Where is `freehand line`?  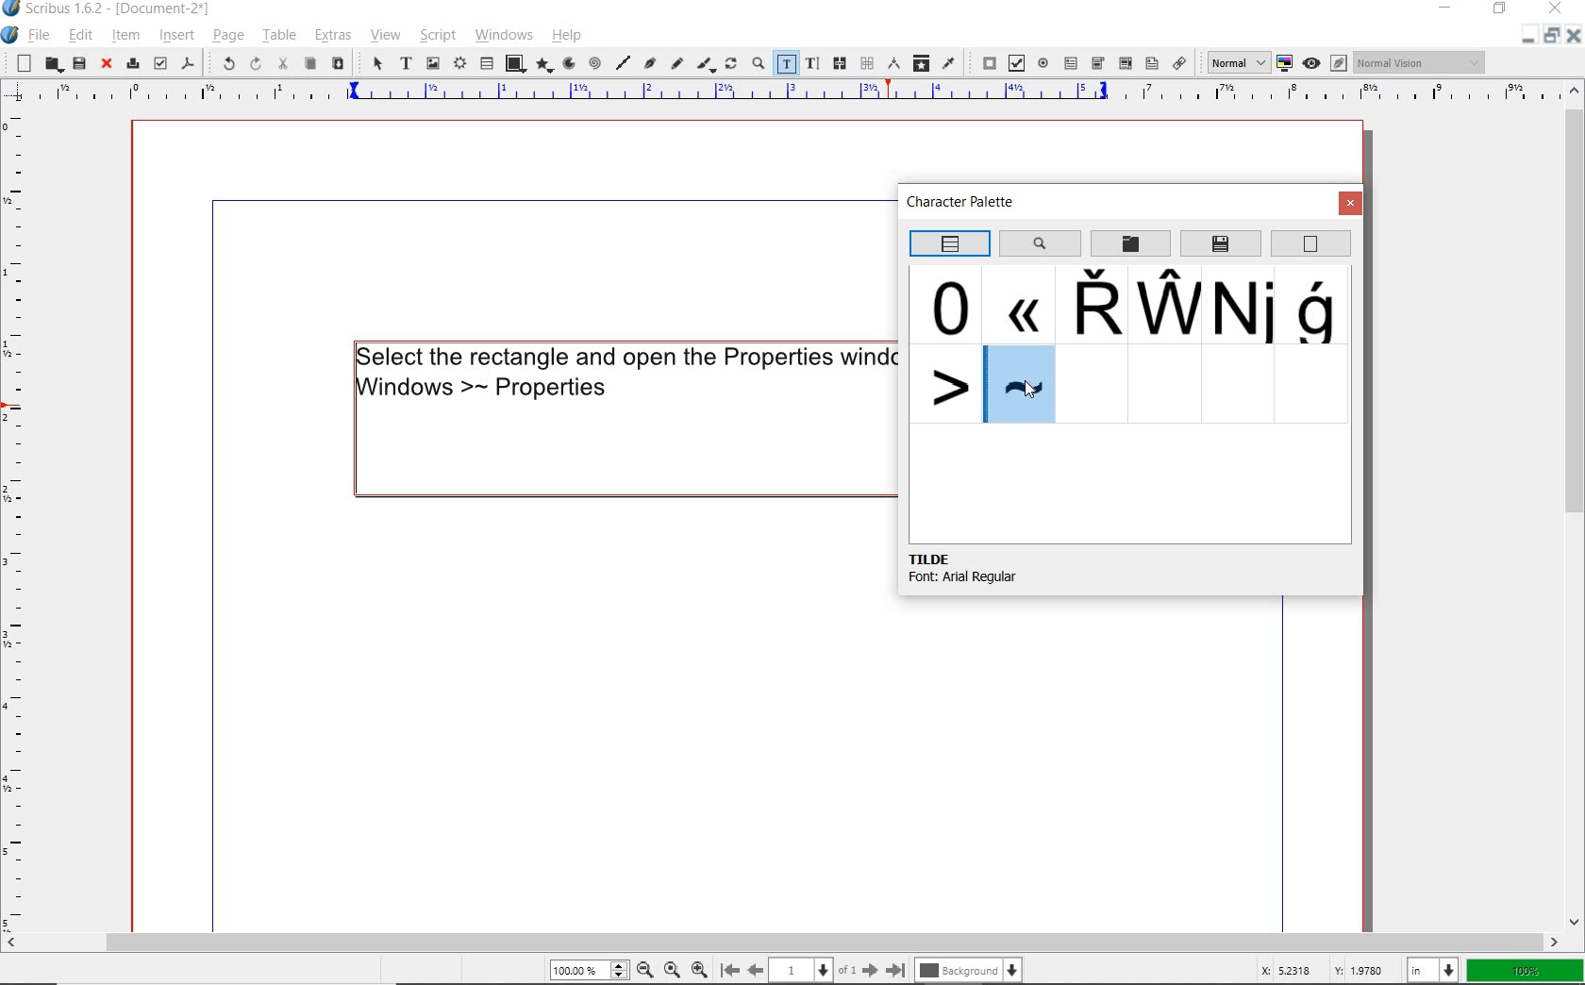
freehand line is located at coordinates (677, 65).